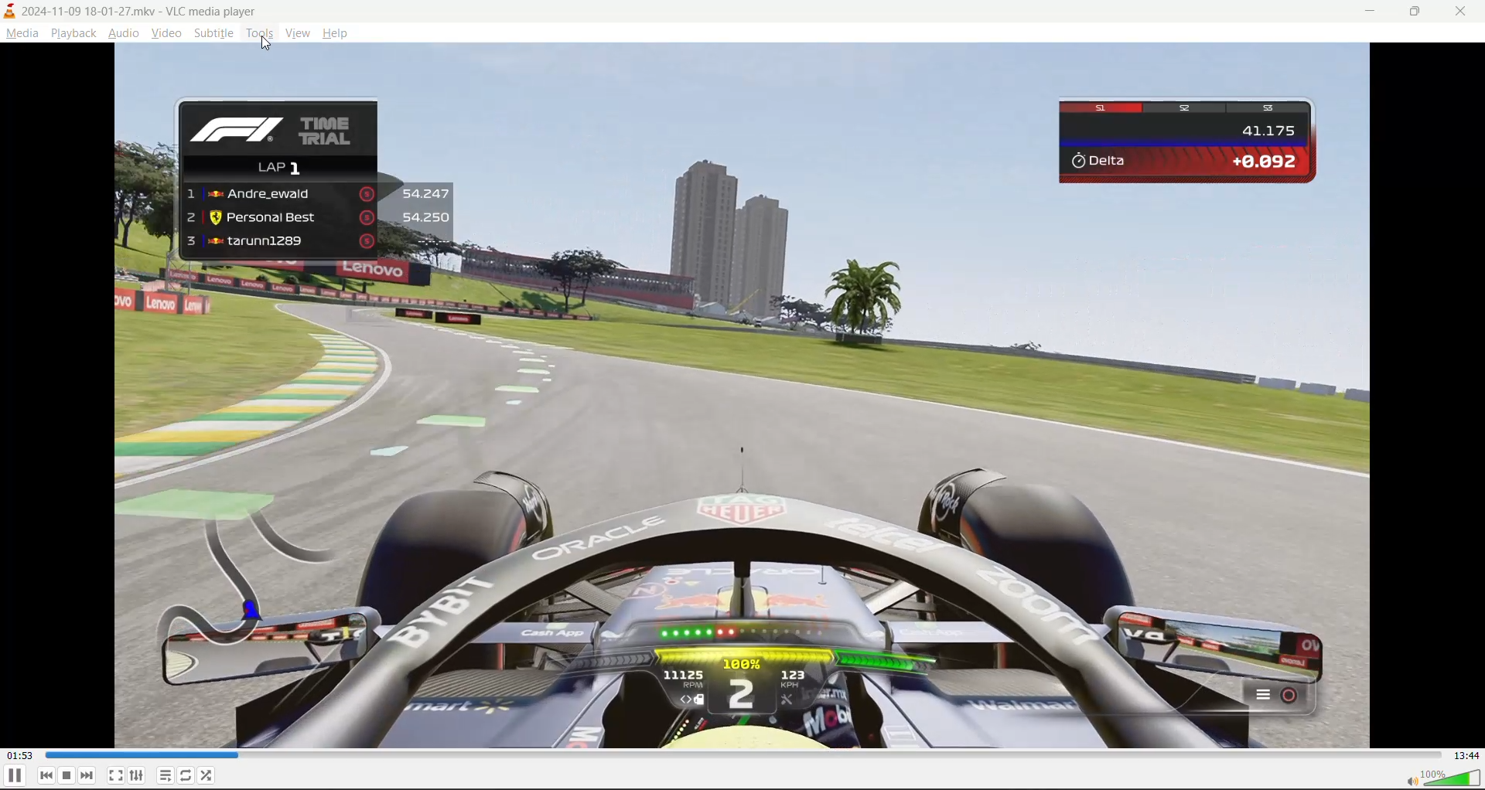 The width and height of the screenshot is (1485, 790). What do you see at coordinates (340, 36) in the screenshot?
I see `help` at bounding box center [340, 36].